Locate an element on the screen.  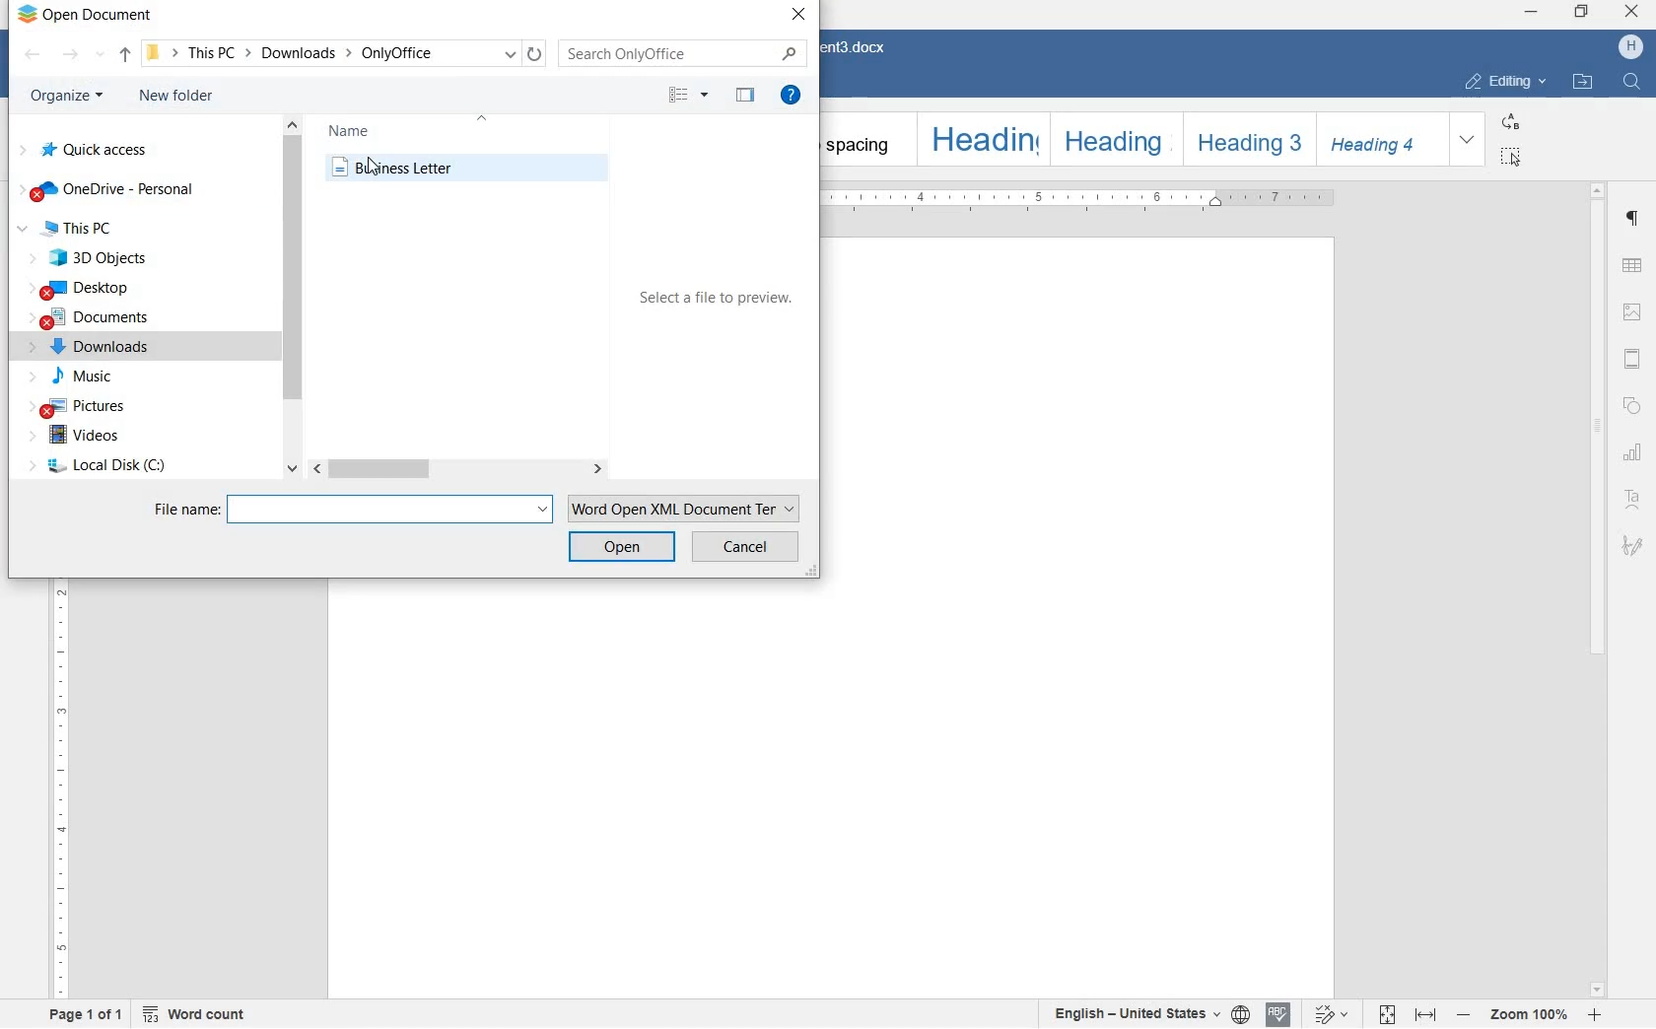
documents is located at coordinates (90, 315).